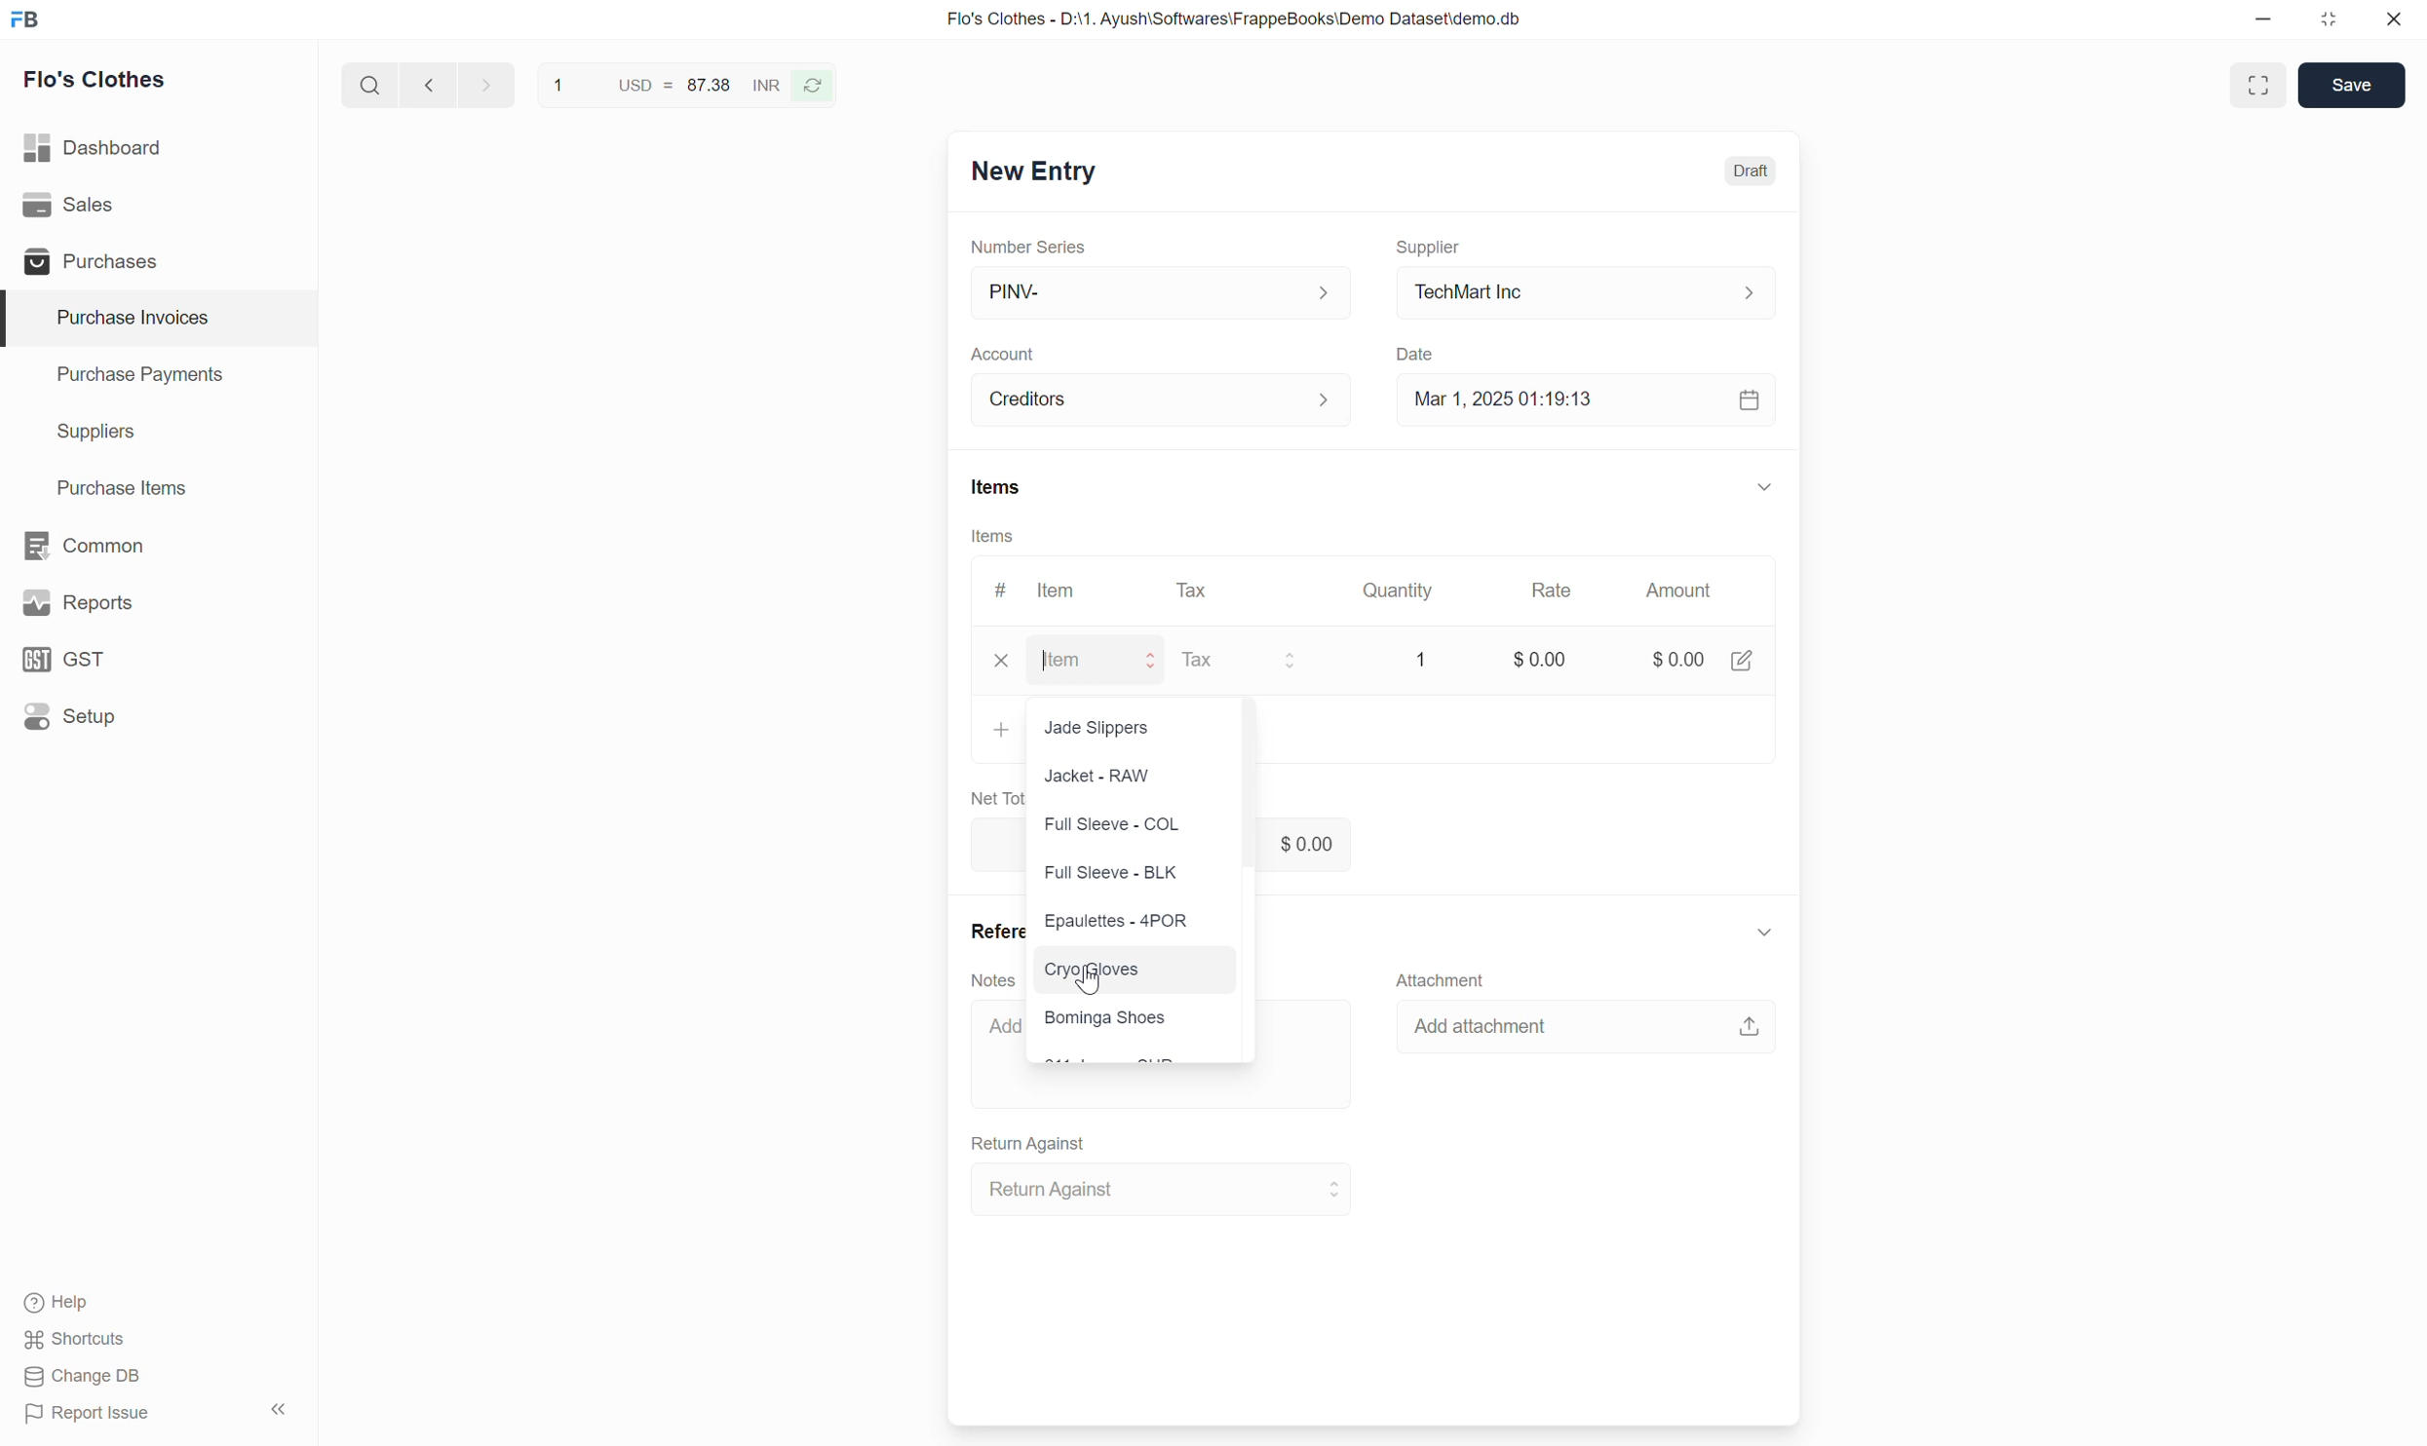  I want to click on Return Against, so click(1175, 1188).